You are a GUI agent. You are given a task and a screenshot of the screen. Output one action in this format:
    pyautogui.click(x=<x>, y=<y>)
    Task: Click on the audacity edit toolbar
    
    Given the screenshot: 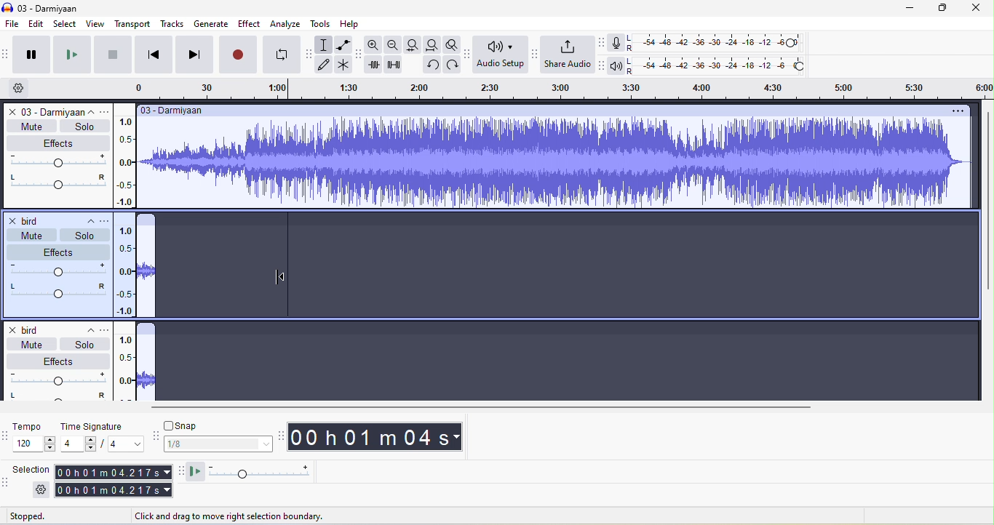 What is the action you would take?
    pyautogui.click(x=360, y=52)
    